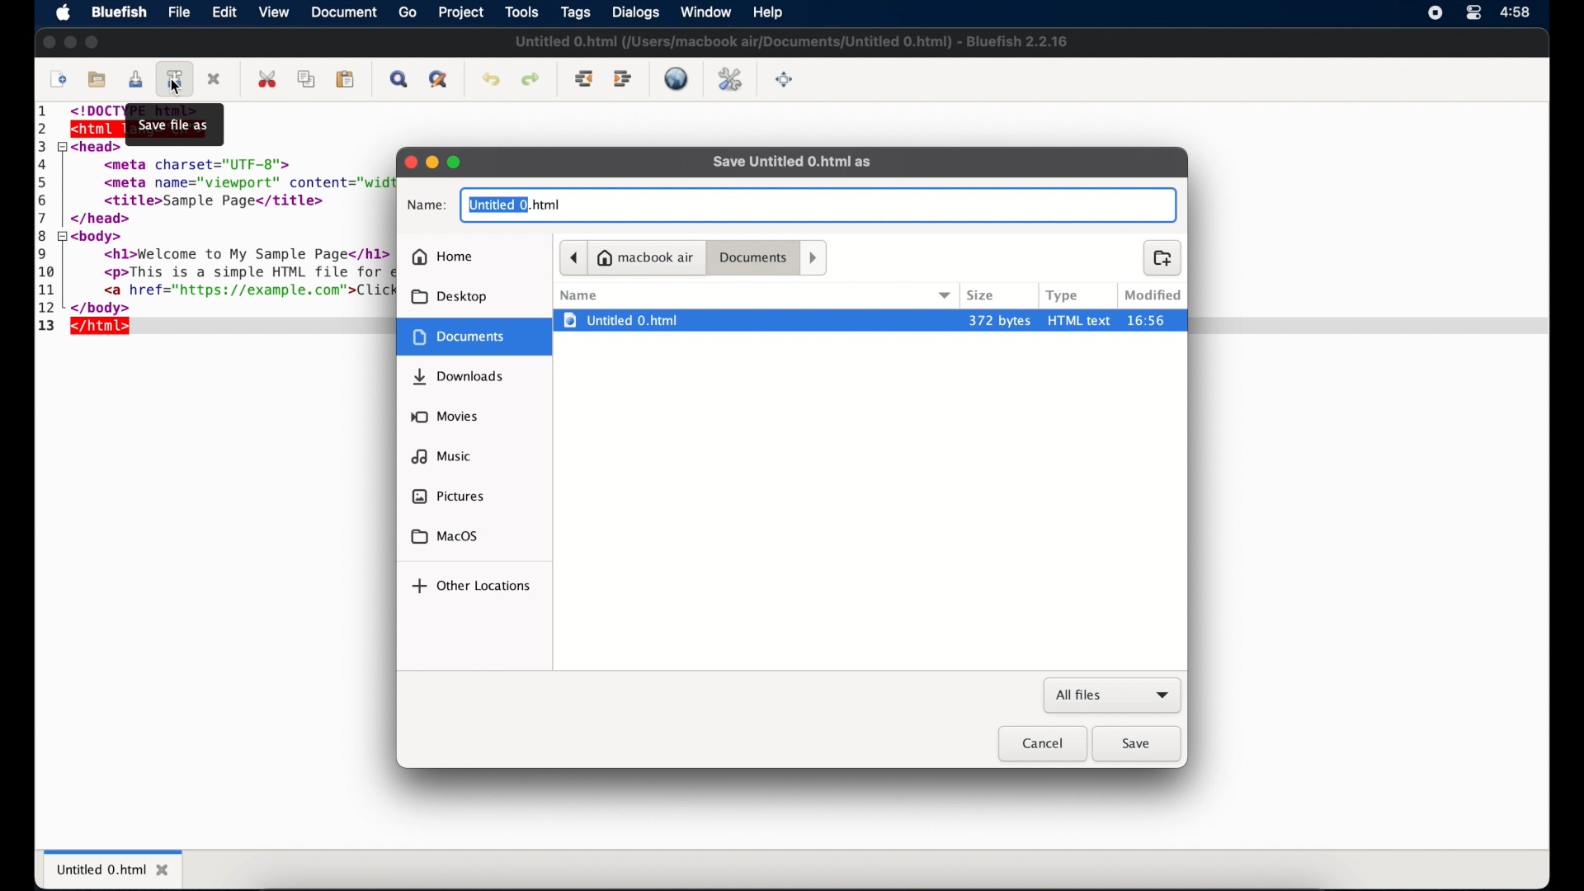 The image size is (1584, 891). I want to click on full screen, so click(785, 80).